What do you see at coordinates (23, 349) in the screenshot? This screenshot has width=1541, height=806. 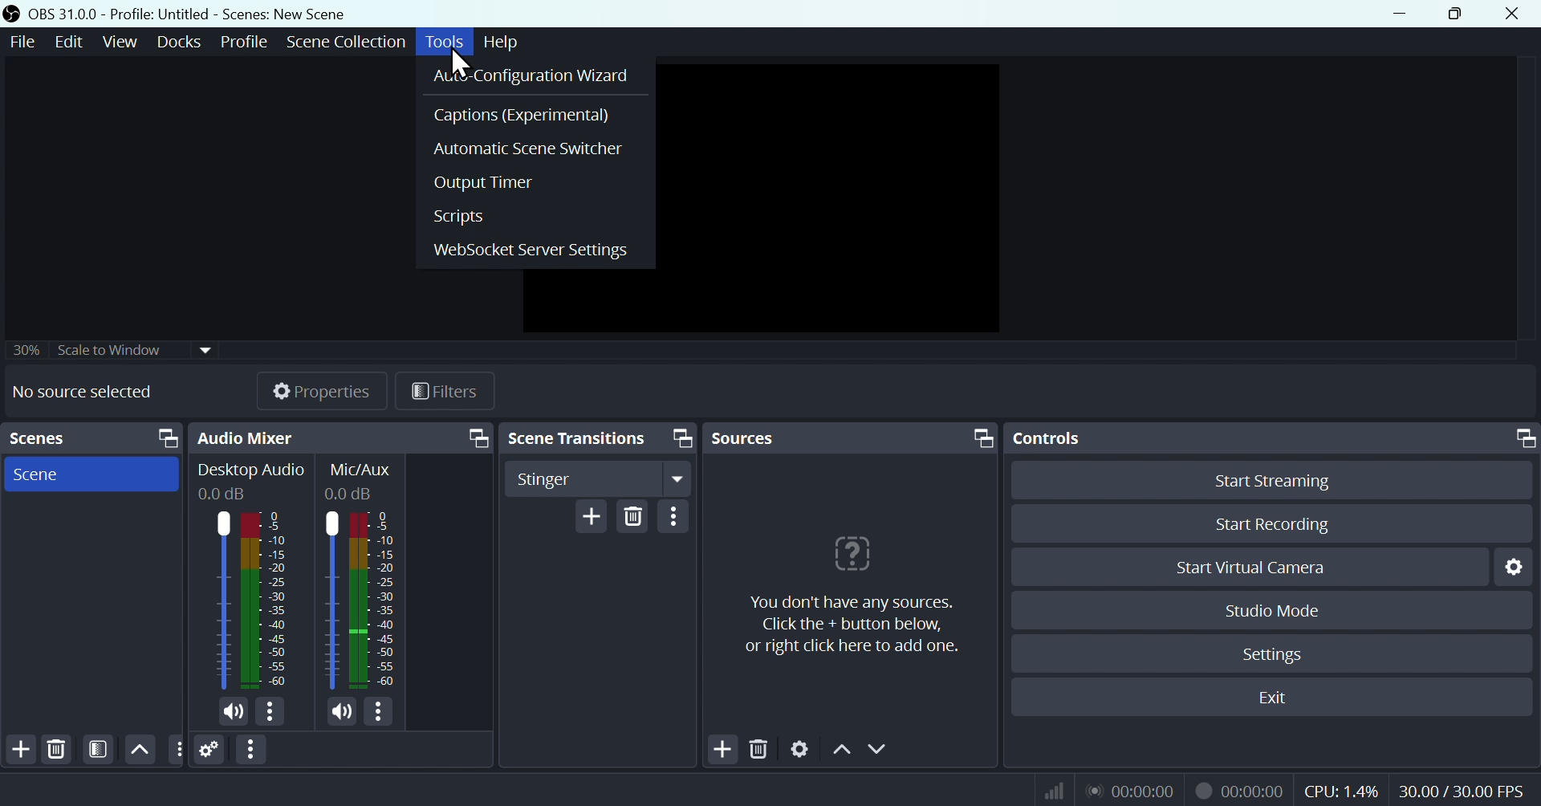 I see `30%` at bounding box center [23, 349].